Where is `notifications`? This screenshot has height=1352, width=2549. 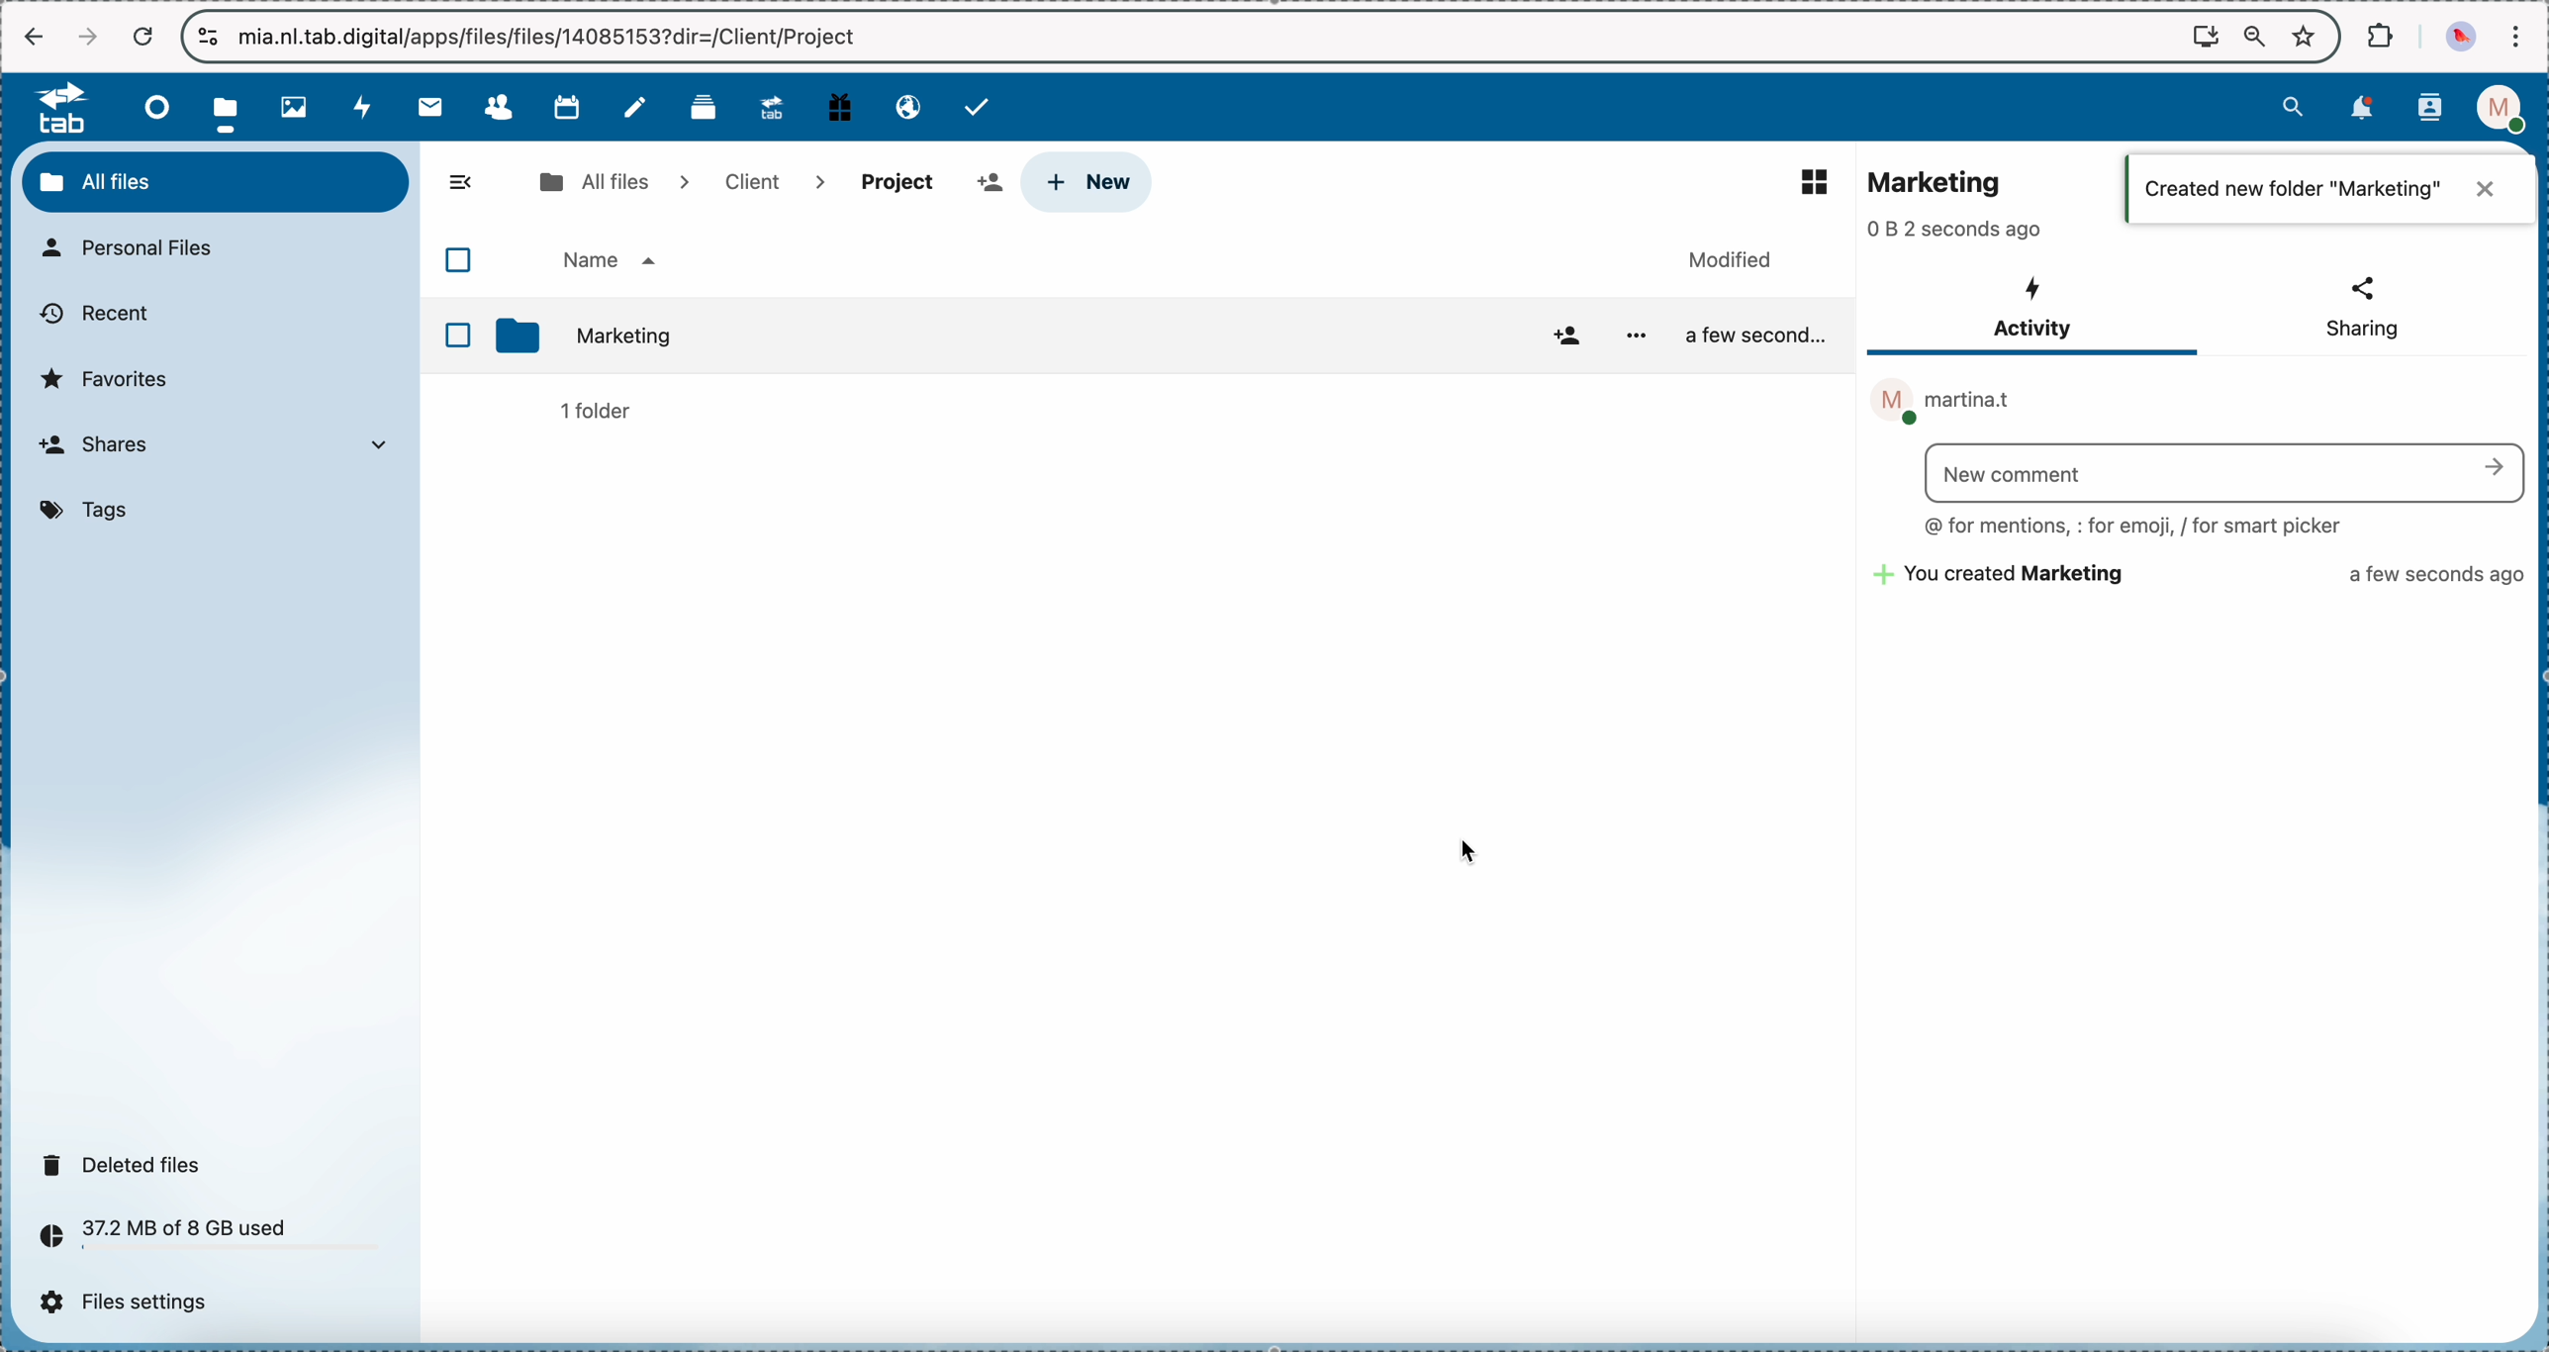
notifications is located at coordinates (2358, 109).